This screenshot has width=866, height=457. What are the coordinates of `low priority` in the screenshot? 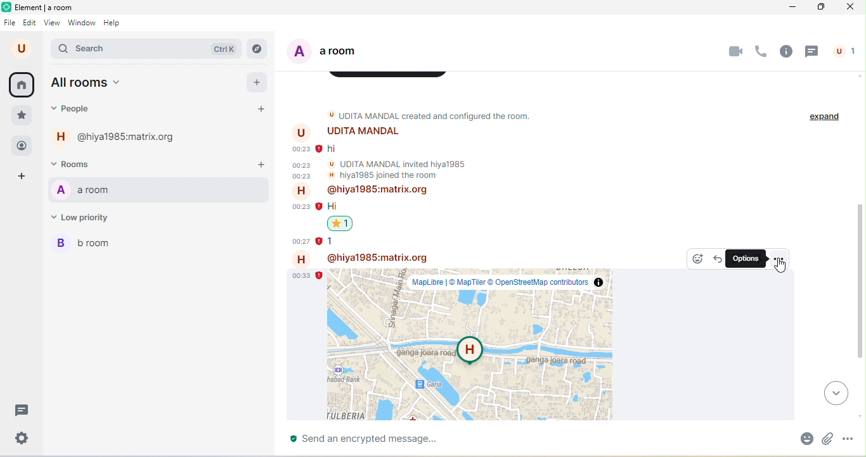 It's located at (83, 216).